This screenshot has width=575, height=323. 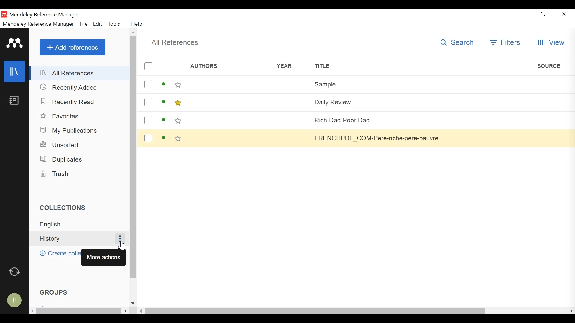 What do you see at coordinates (228, 84) in the screenshot?
I see `Authors` at bounding box center [228, 84].